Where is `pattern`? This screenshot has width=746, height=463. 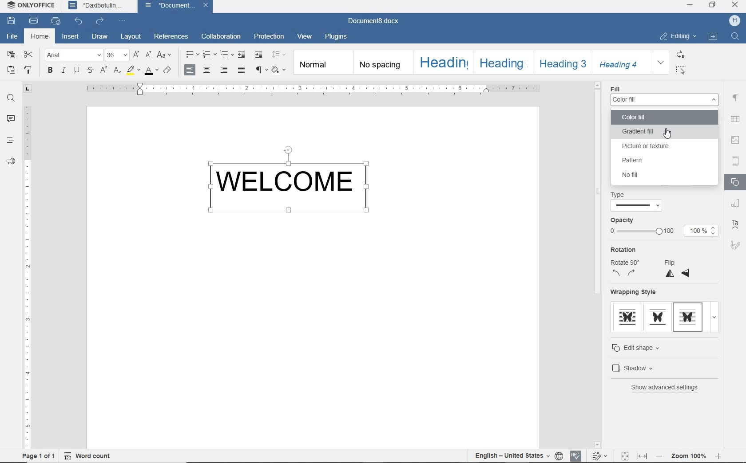 pattern is located at coordinates (643, 161).